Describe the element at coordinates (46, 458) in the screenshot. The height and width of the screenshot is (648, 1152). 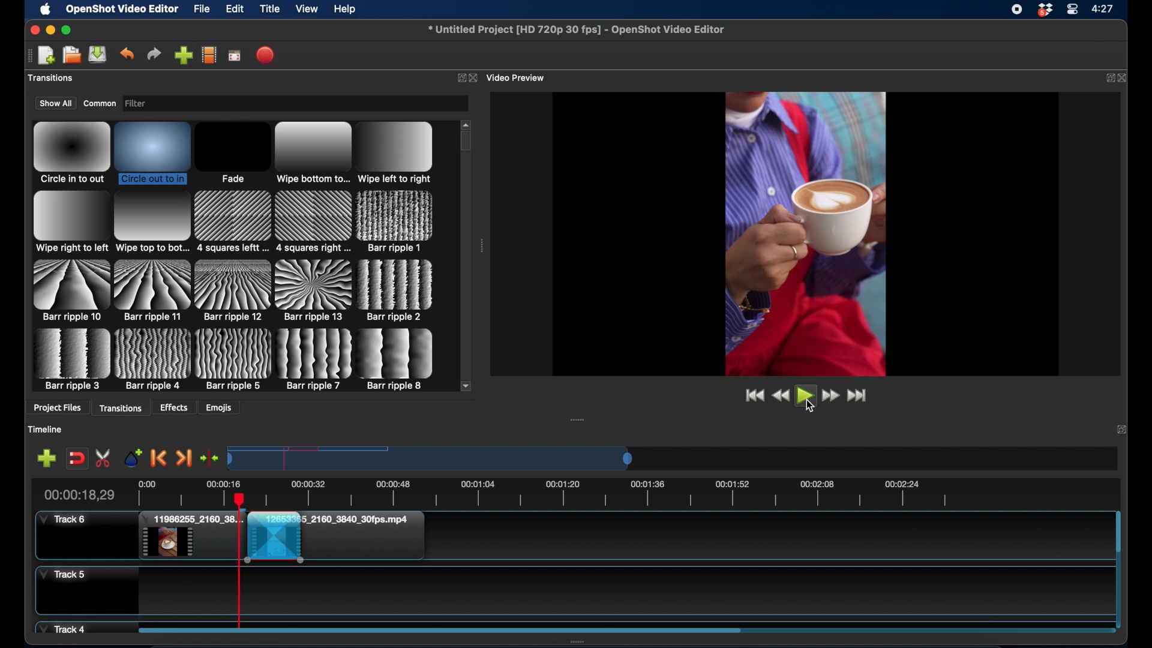
I see `add marker` at that location.